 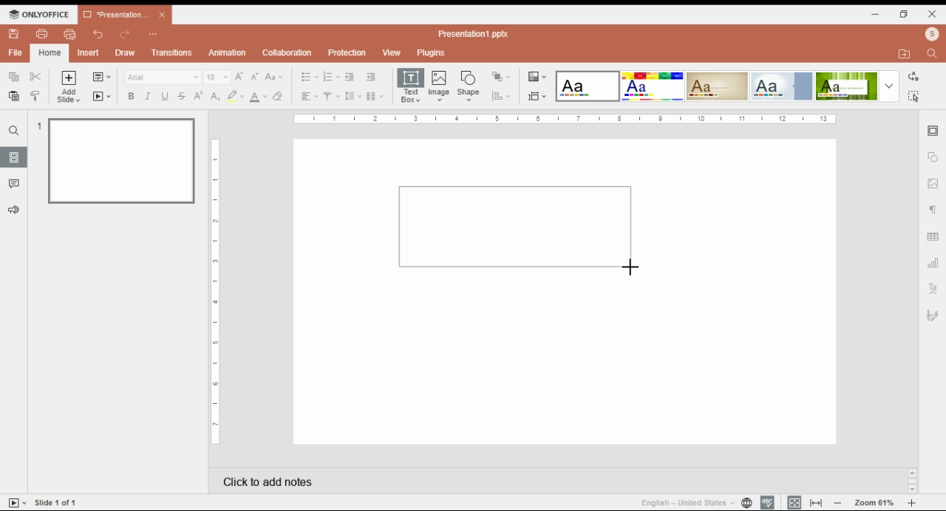 I want to click on scroll down, so click(x=912, y=490).